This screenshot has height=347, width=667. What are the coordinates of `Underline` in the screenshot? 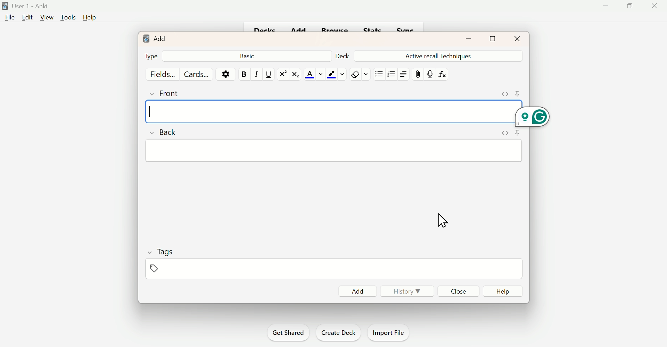 It's located at (269, 75).